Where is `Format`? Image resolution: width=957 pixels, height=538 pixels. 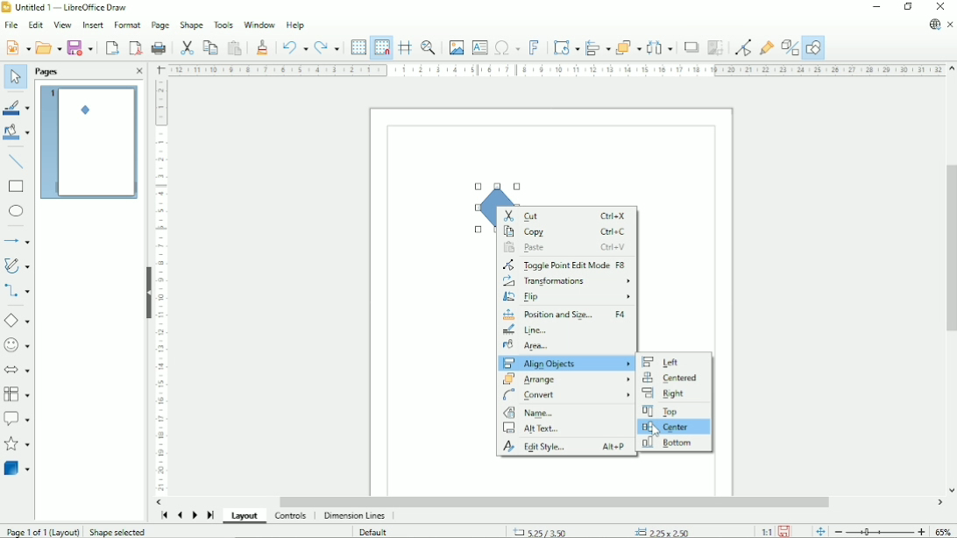
Format is located at coordinates (127, 25).